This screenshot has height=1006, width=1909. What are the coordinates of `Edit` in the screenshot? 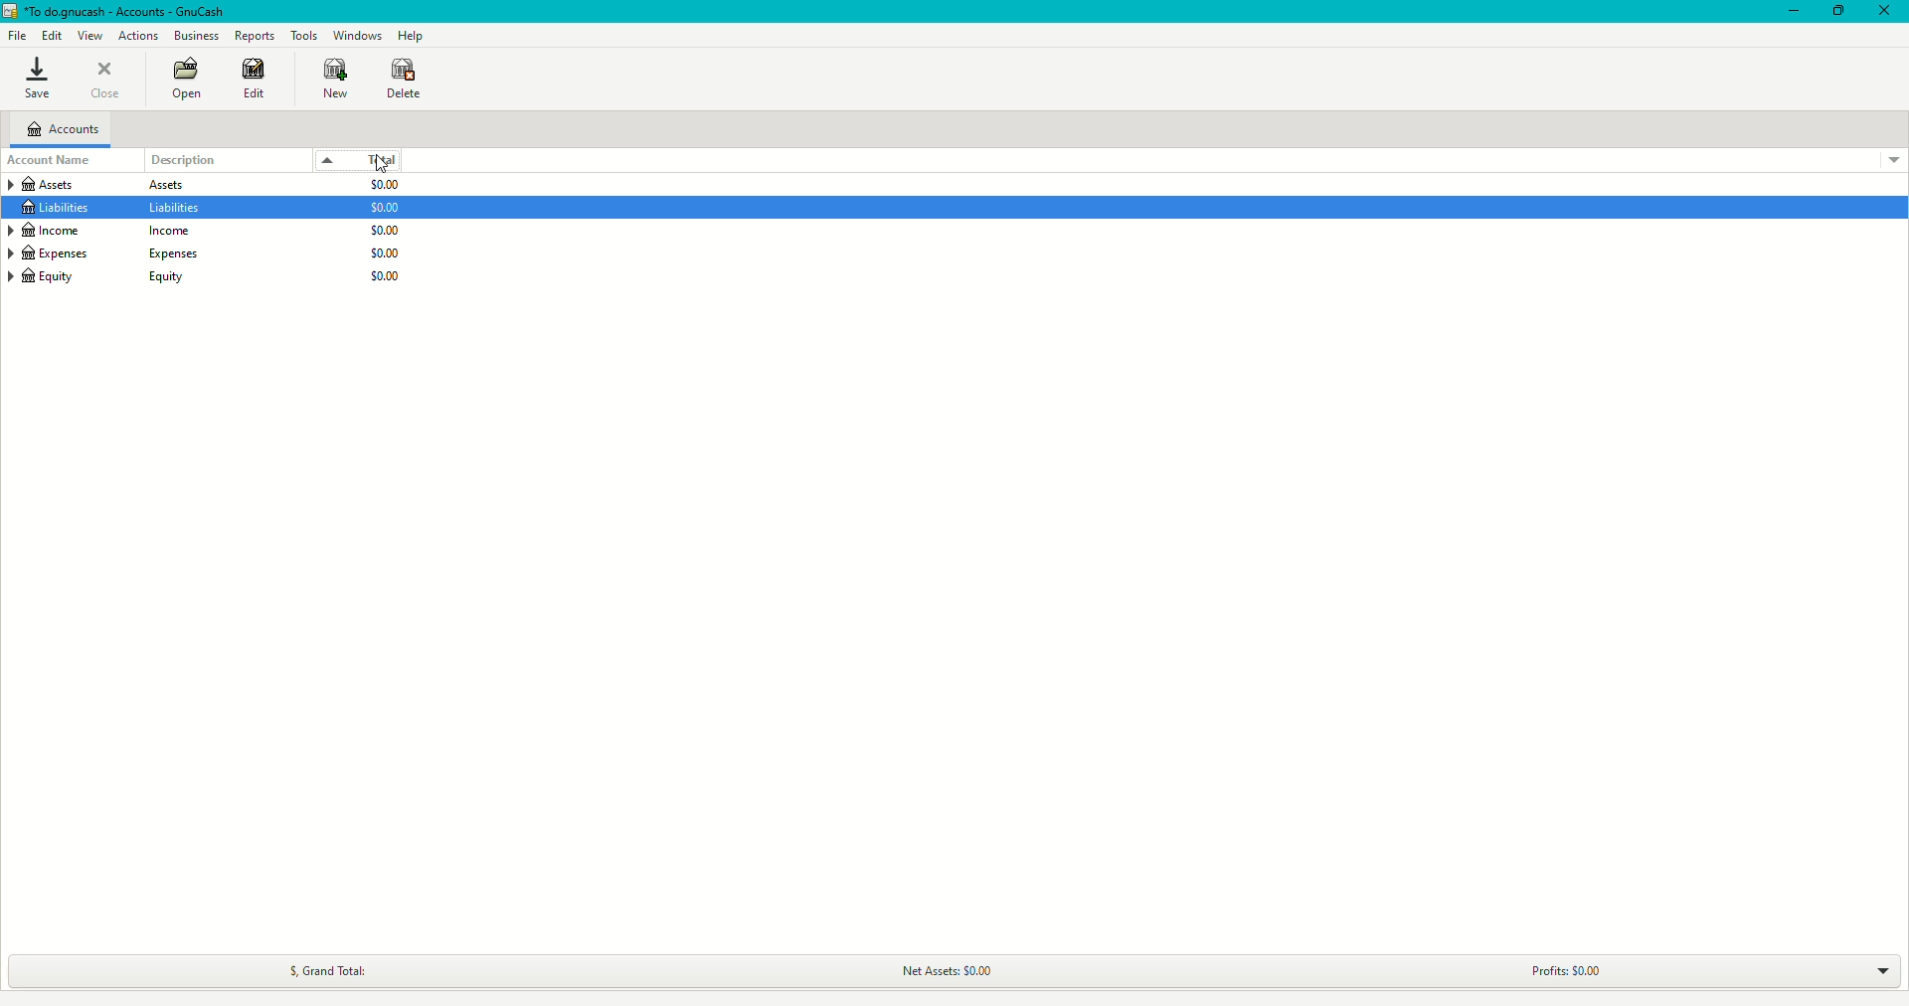 It's located at (53, 35).